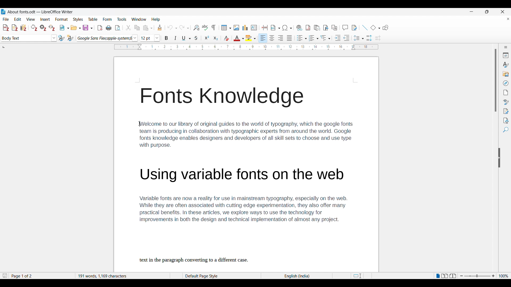  I want to click on Insert comment, so click(345, 28).